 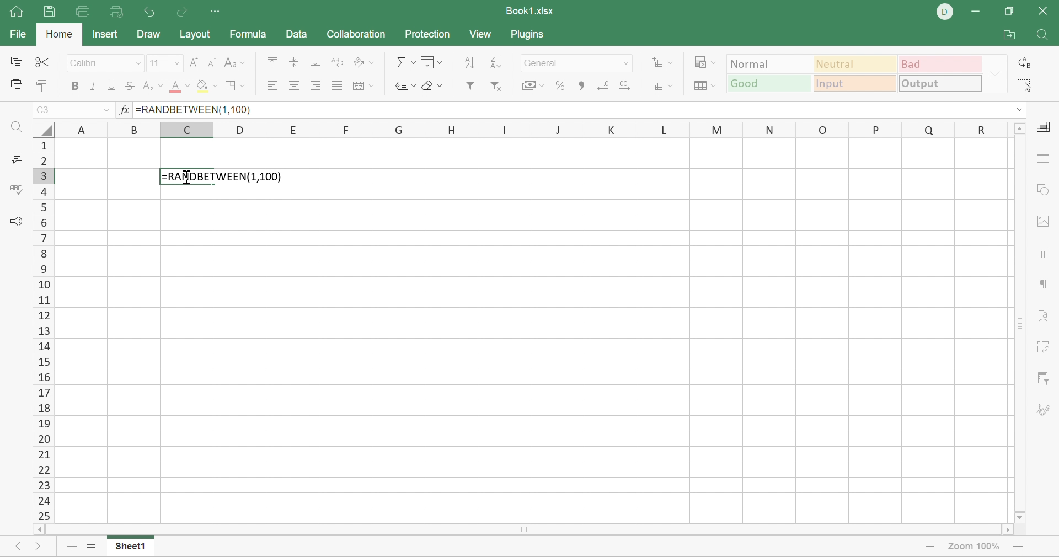 What do you see at coordinates (253, 36) in the screenshot?
I see `Formula` at bounding box center [253, 36].